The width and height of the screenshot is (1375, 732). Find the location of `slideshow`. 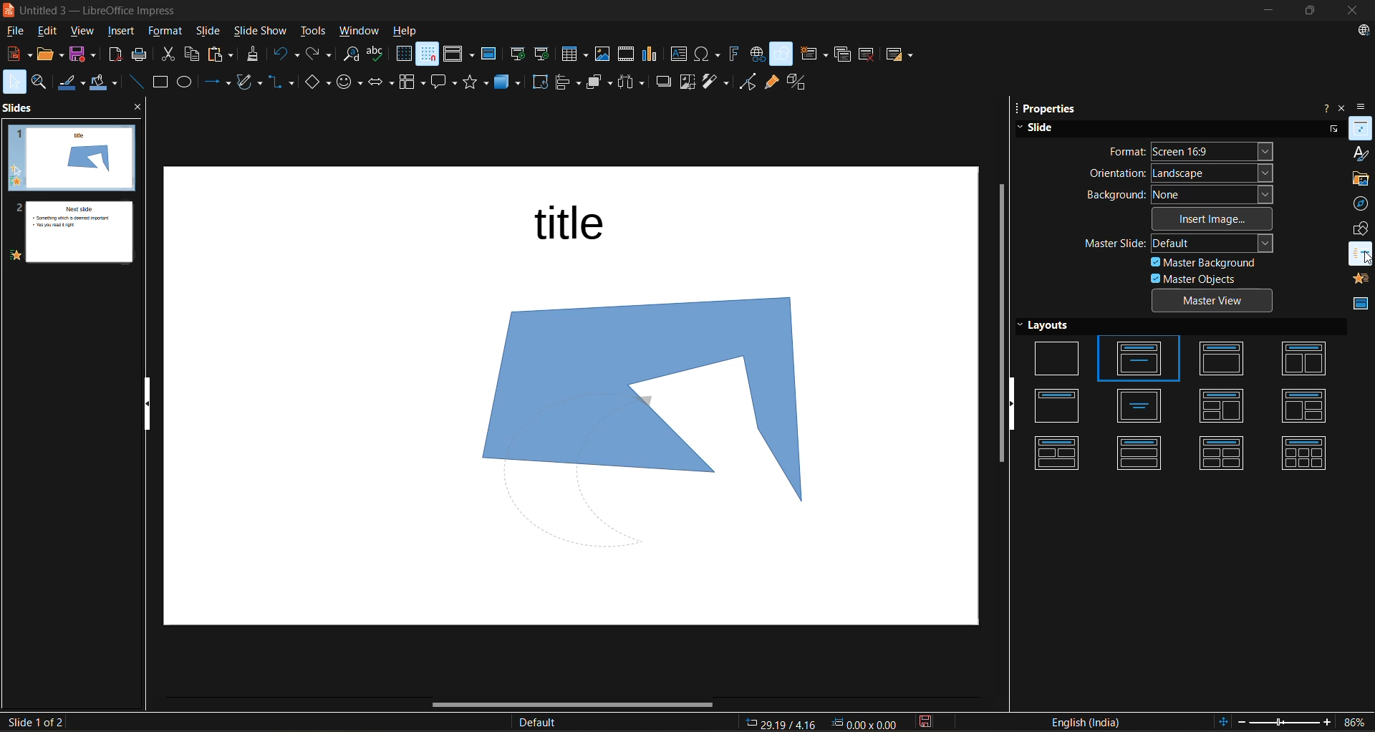

slideshow is located at coordinates (263, 30).